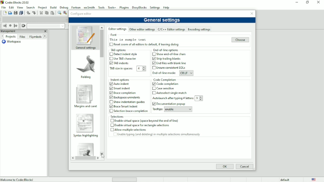 The image size is (324, 182). What do you see at coordinates (144, 68) in the screenshot?
I see `Drop down` at bounding box center [144, 68].